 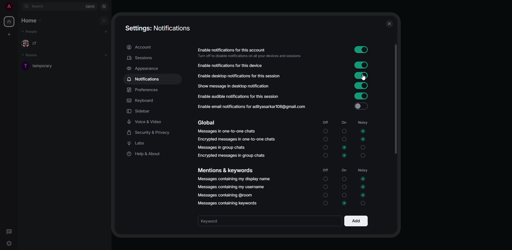 What do you see at coordinates (356, 221) in the screenshot?
I see `add` at bounding box center [356, 221].